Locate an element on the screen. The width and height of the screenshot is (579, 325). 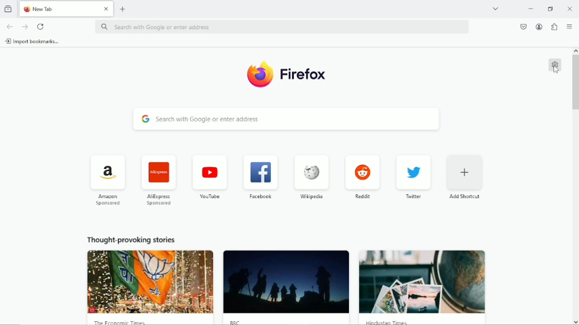
Thought provoking story is located at coordinates (150, 287).